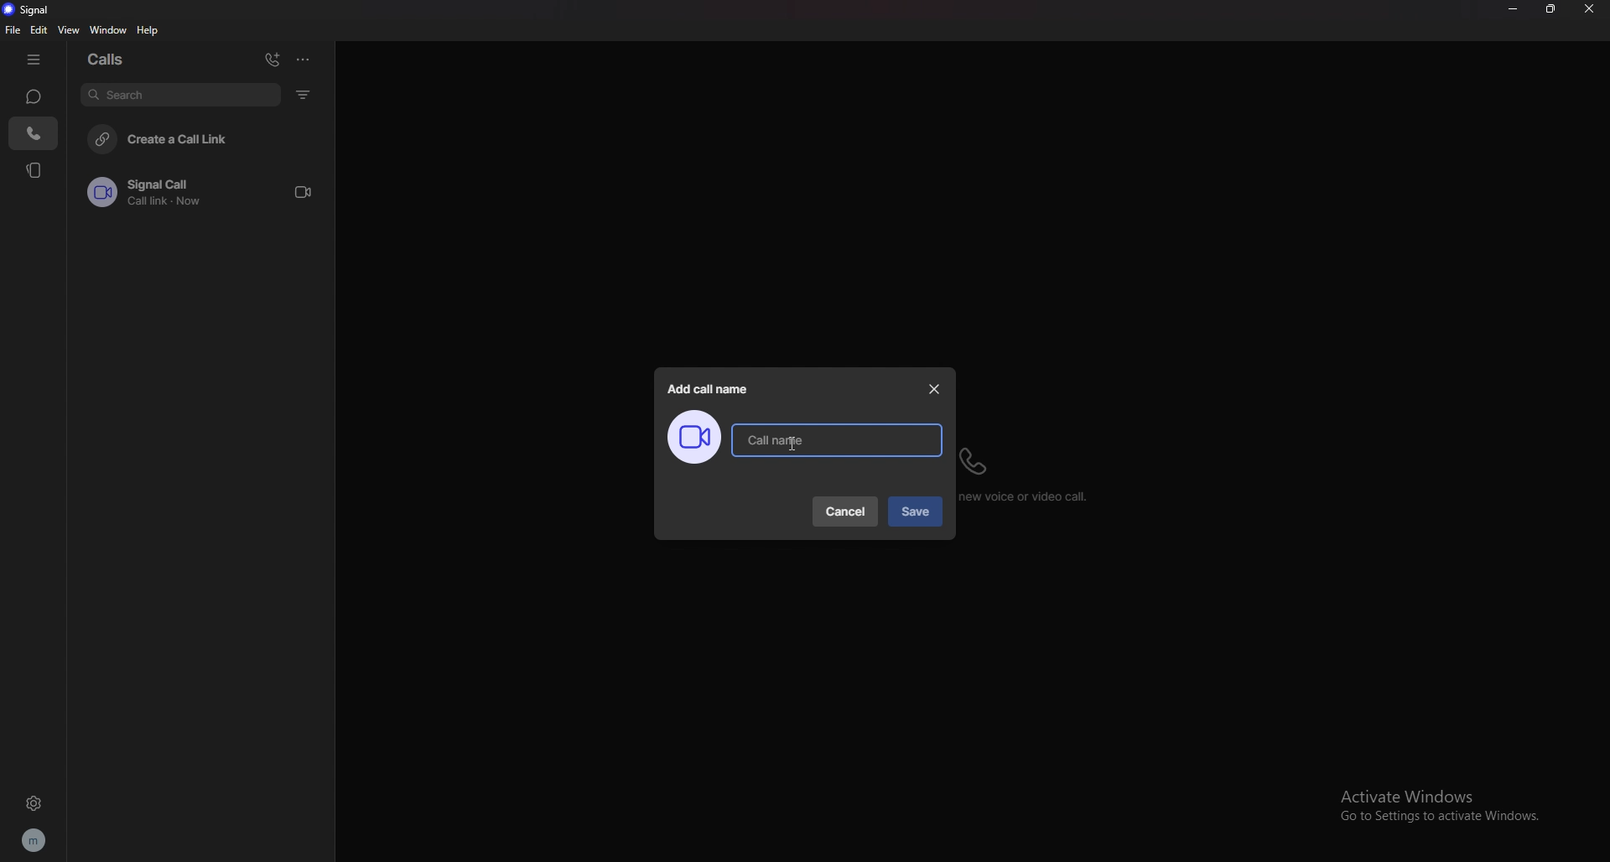 This screenshot has height=862, width=1610. What do you see at coordinates (935, 389) in the screenshot?
I see `close` at bounding box center [935, 389].